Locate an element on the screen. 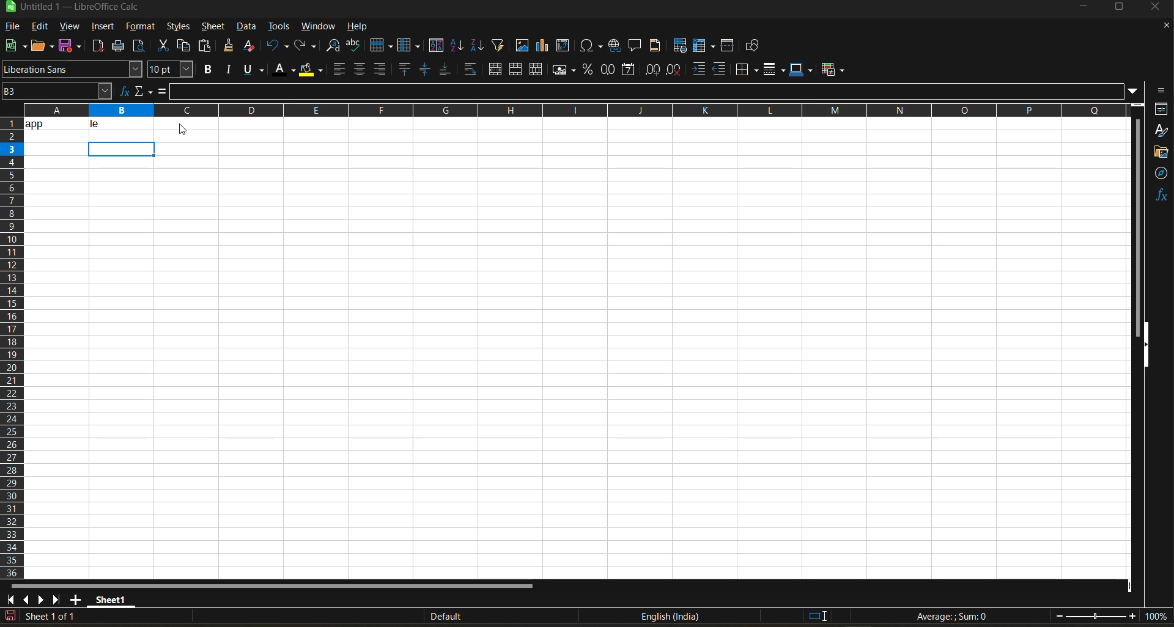 Image resolution: width=1174 pixels, height=627 pixels. center vertically is located at coordinates (425, 70).